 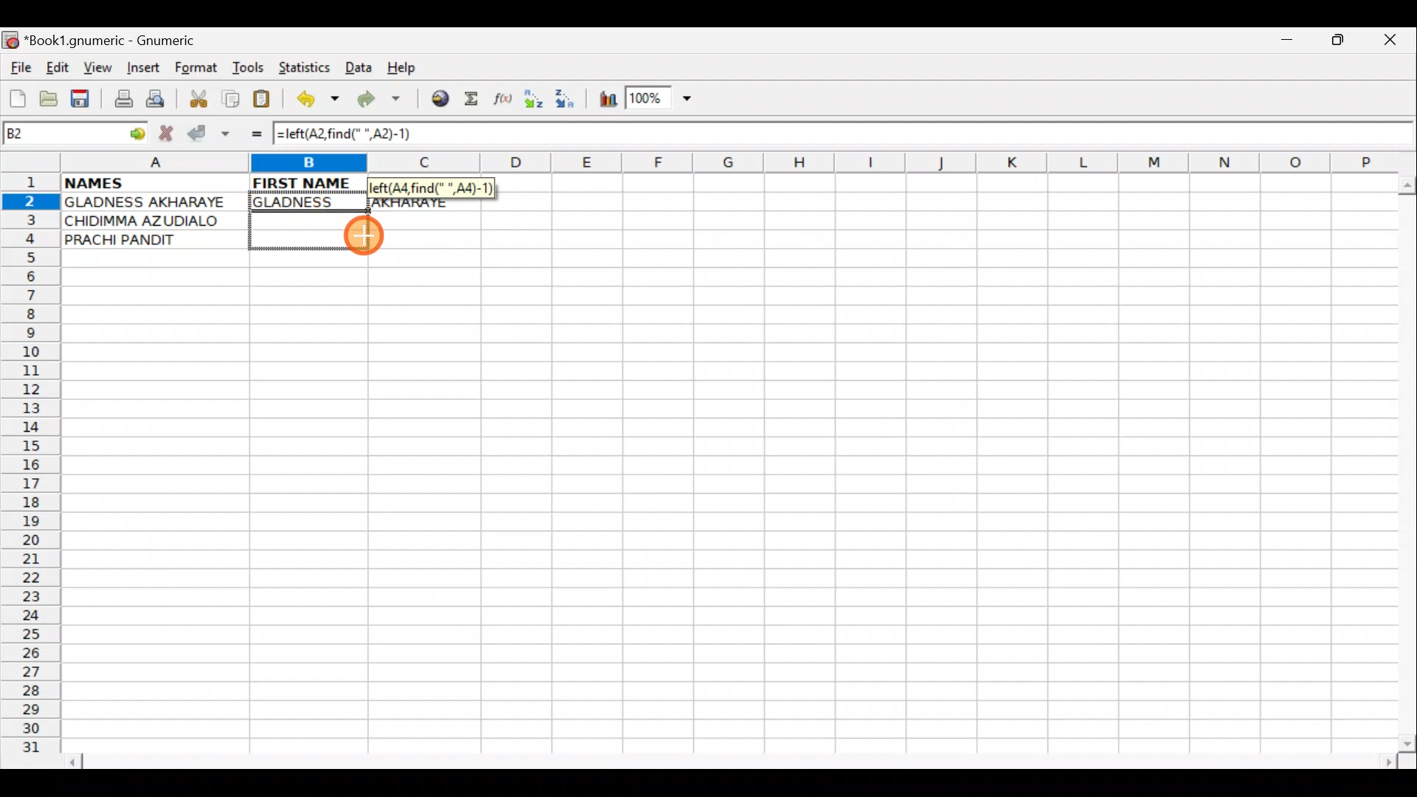 I want to click on Print file, so click(x=120, y=100).